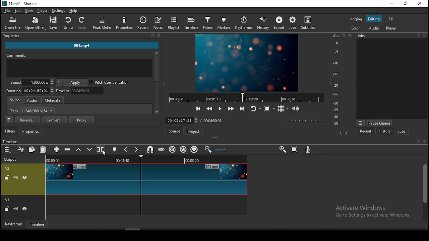 The width and height of the screenshot is (429, 241). What do you see at coordinates (143, 23) in the screenshot?
I see `recent` at bounding box center [143, 23].